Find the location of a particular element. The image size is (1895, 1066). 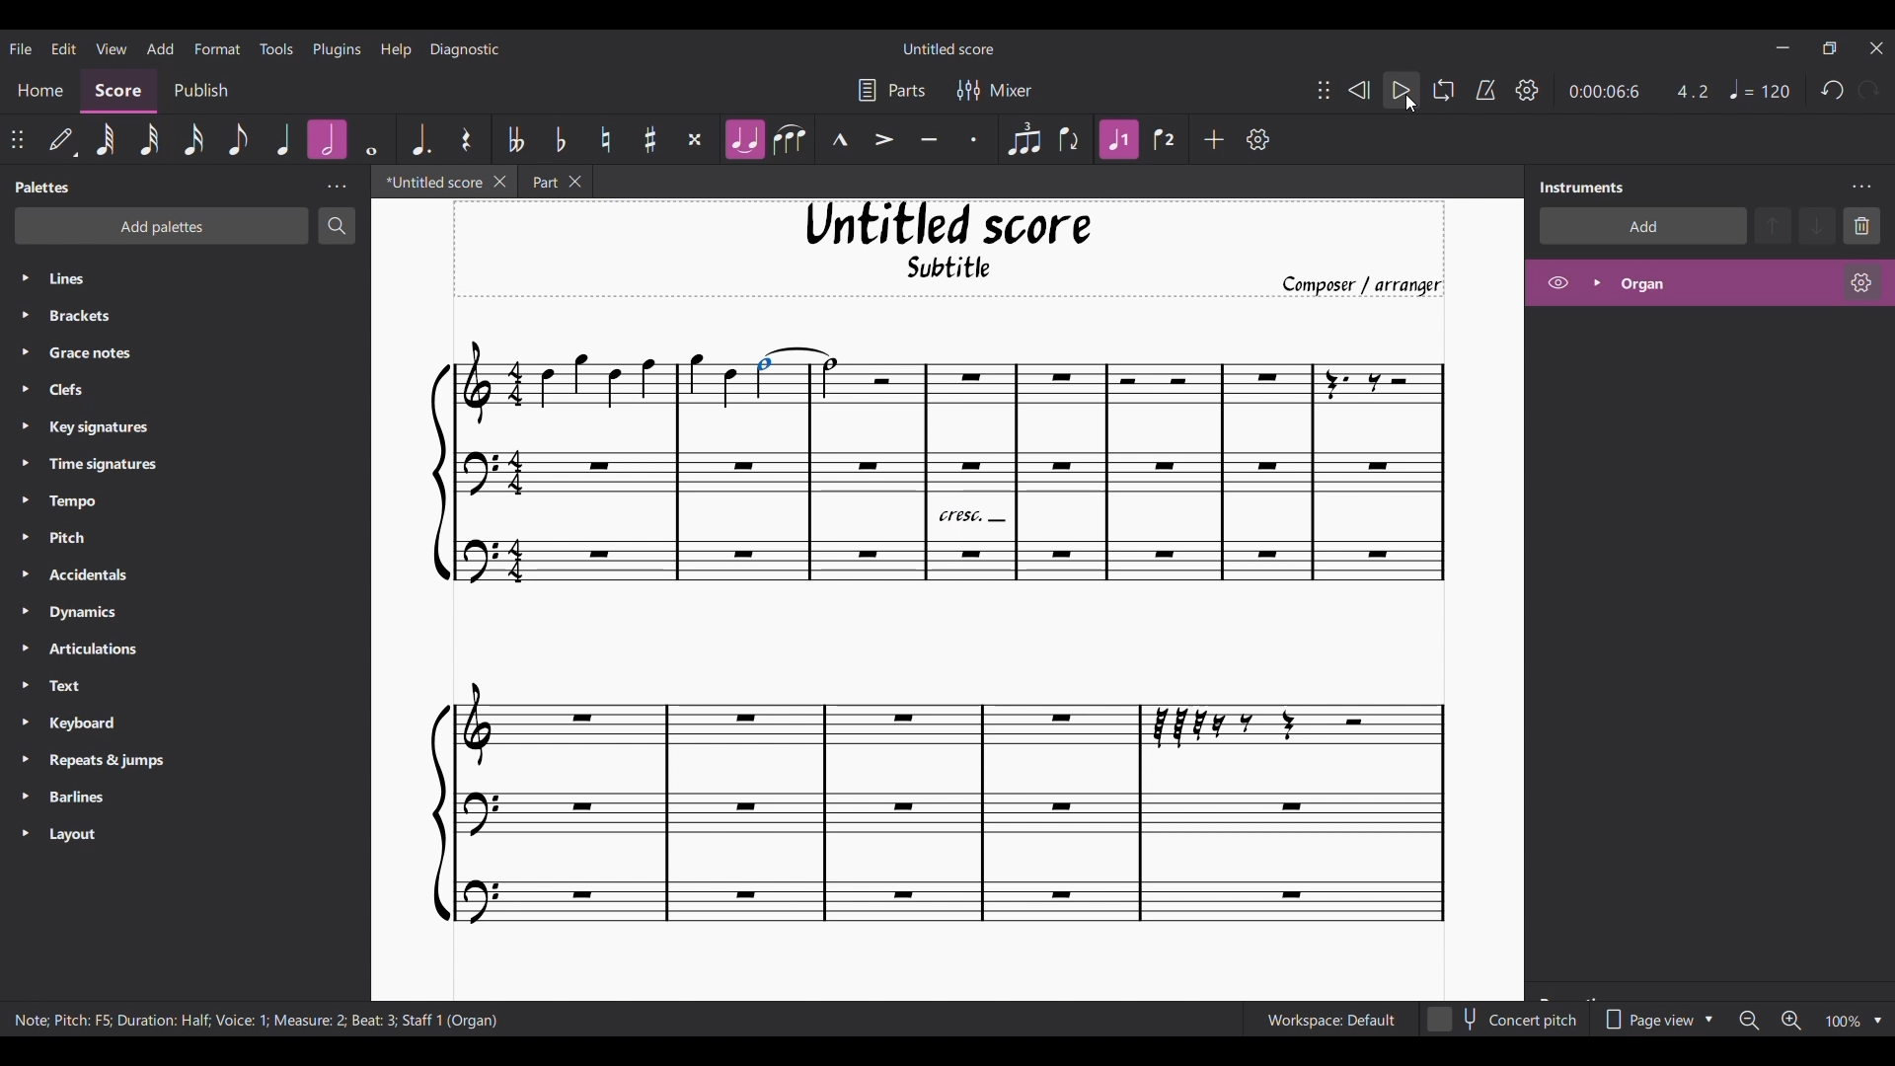

Edit menu is located at coordinates (63, 47).